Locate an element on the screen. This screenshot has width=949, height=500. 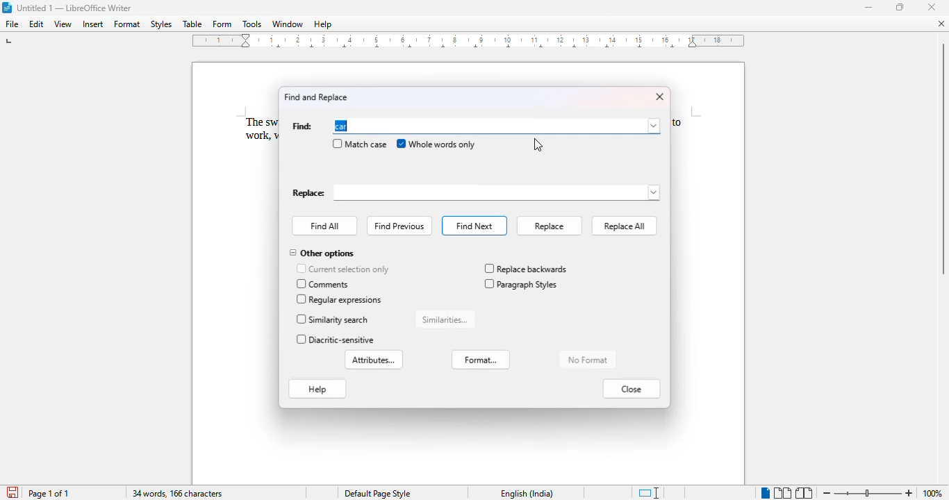
find and replace is located at coordinates (315, 97).